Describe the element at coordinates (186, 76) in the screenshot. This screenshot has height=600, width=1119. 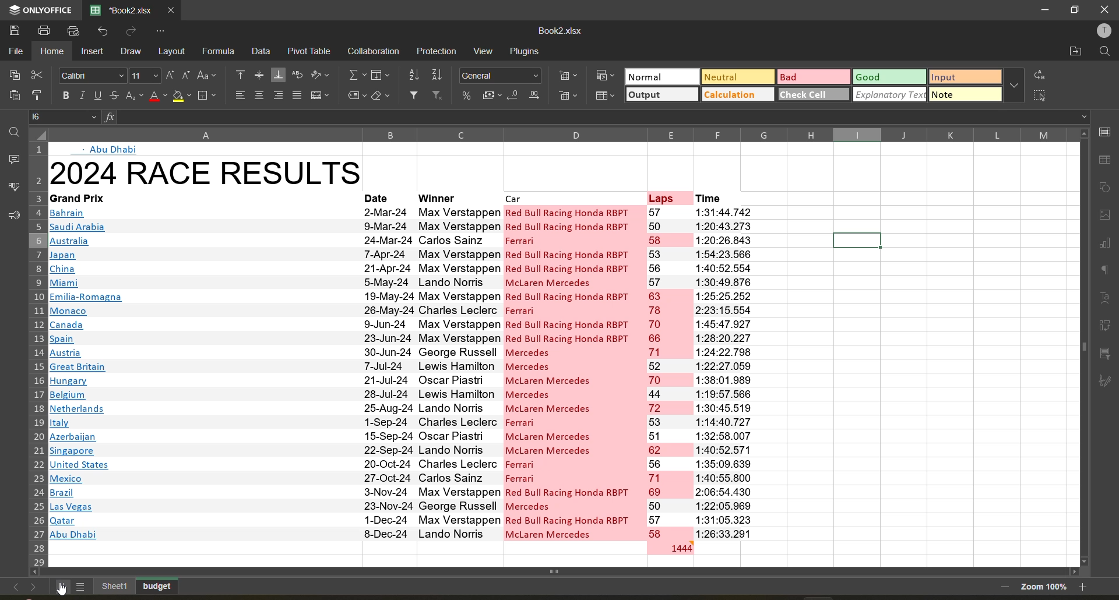
I see `decrement size` at that location.